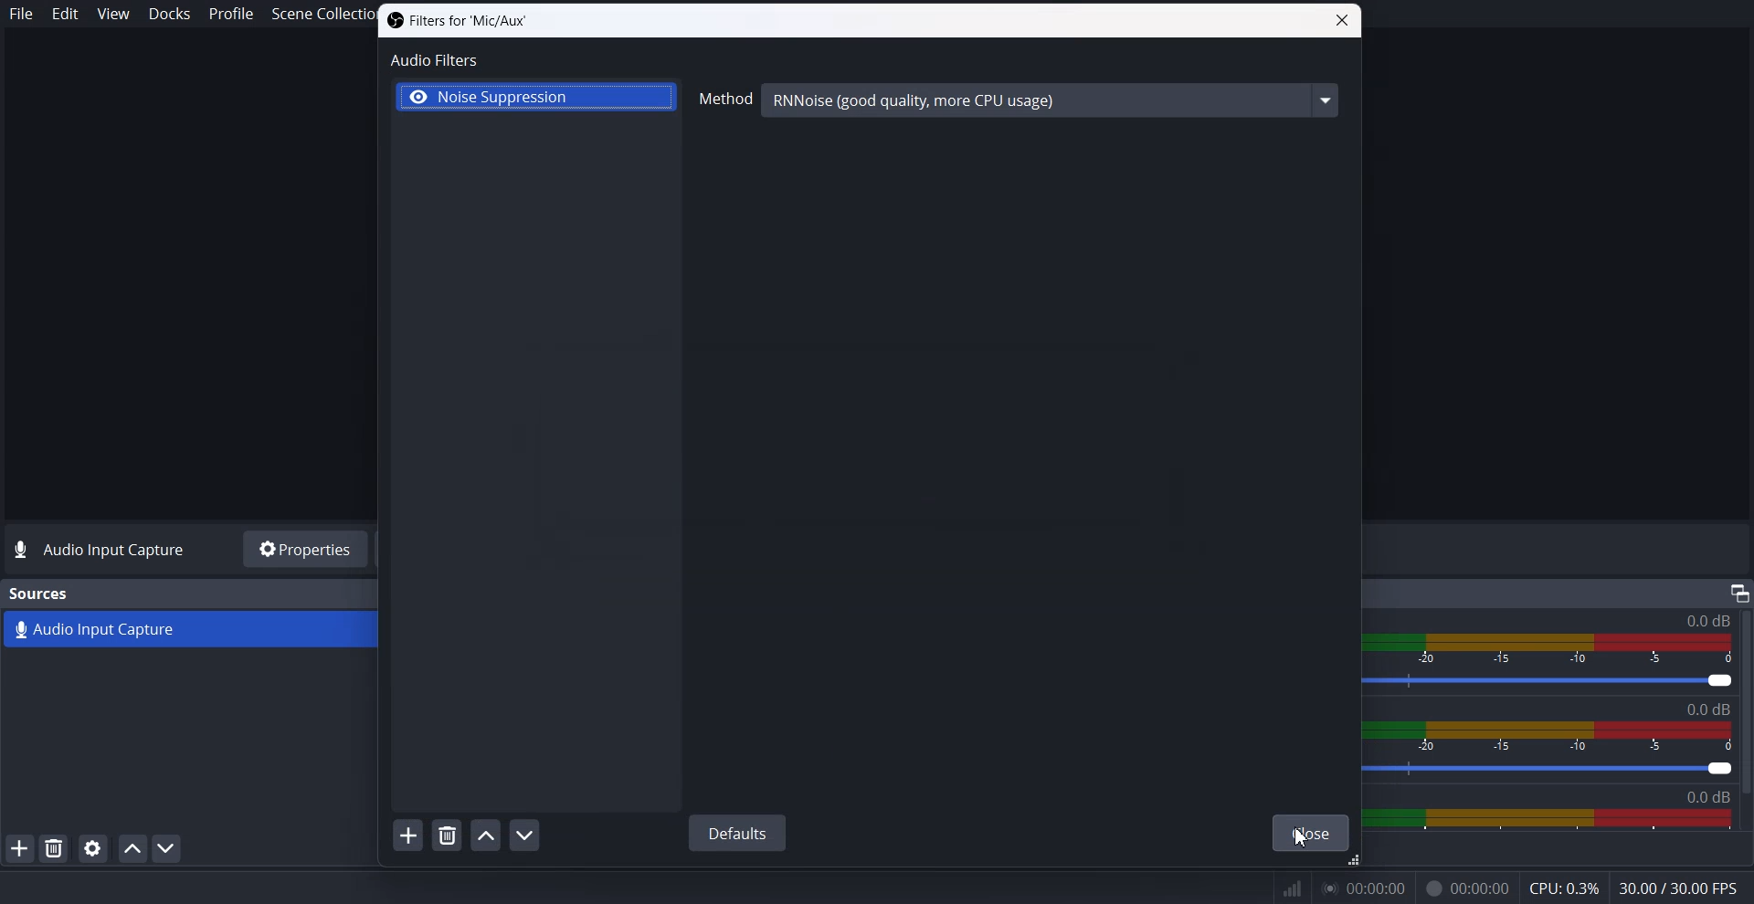  I want to click on Close, so click(1311, 834).